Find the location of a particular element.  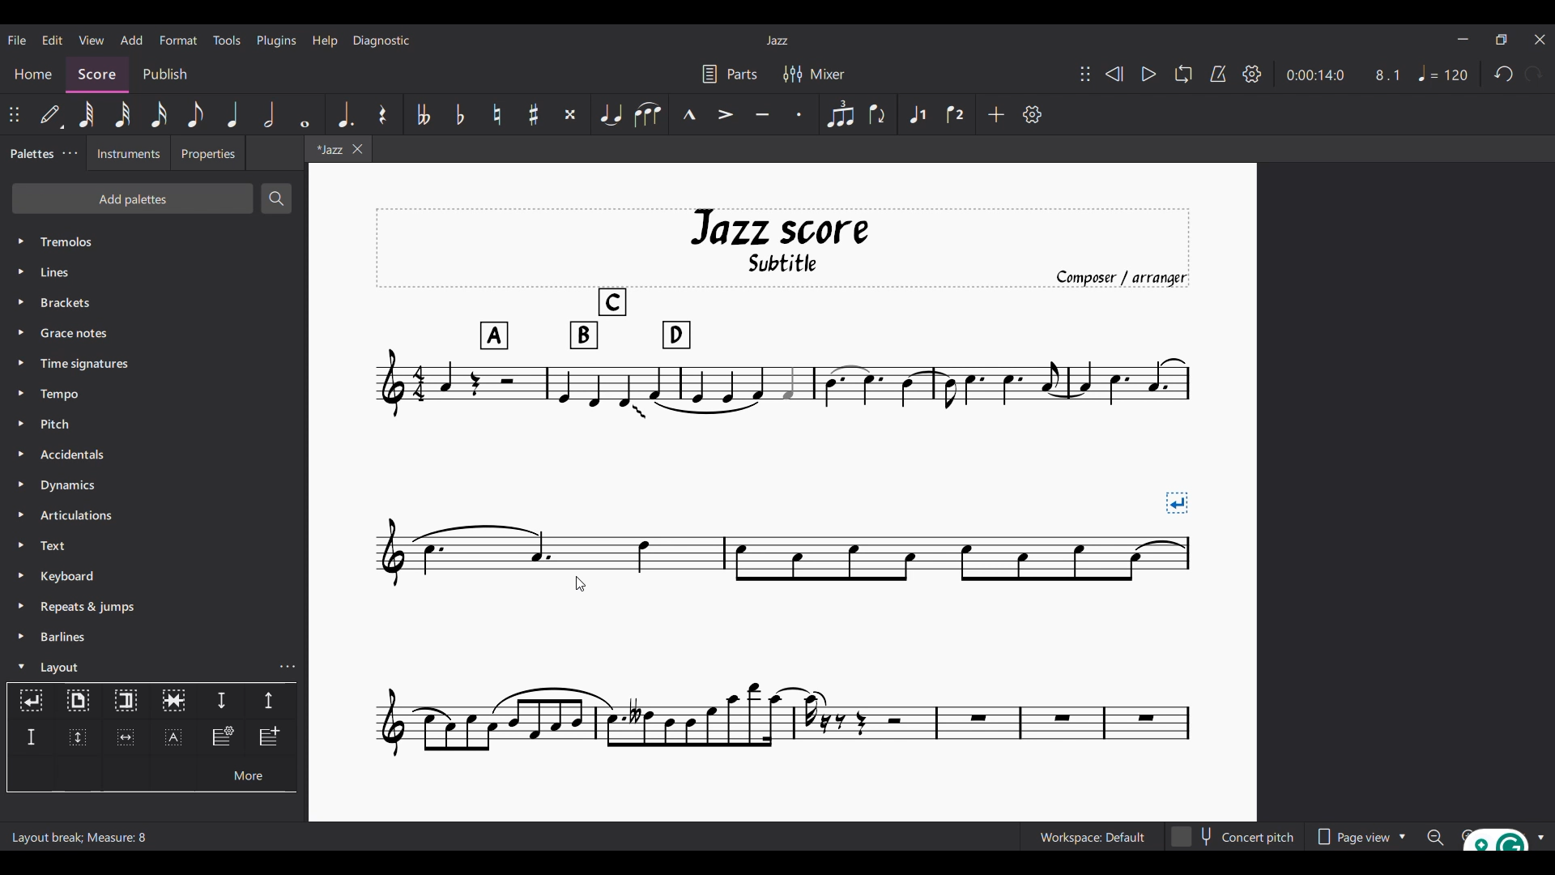

Toggle double sharp is located at coordinates (571, 114).